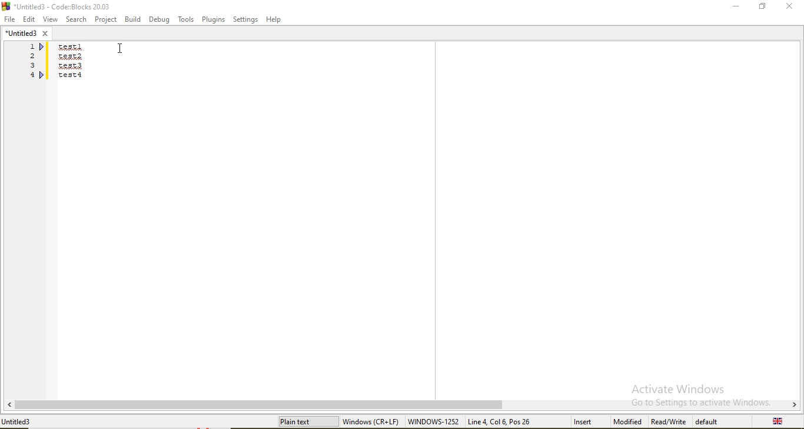 This screenshot has width=804, height=429. Describe the element at coordinates (43, 47) in the screenshot. I see `indicator beside 1` at that location.